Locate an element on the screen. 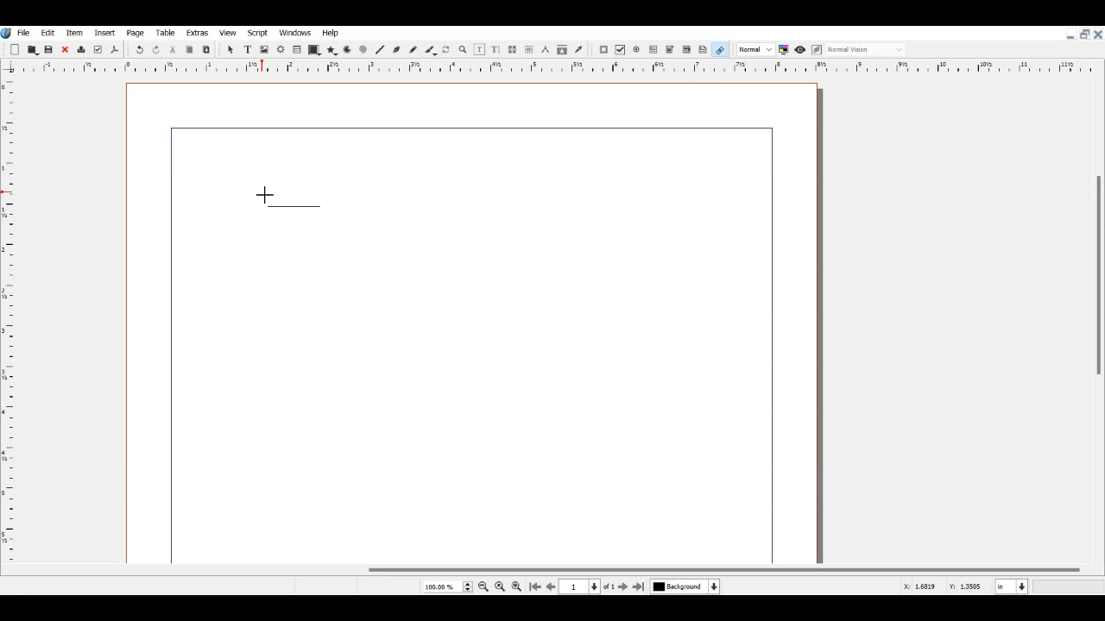  Text Frame is located at coordinates (248, 49).